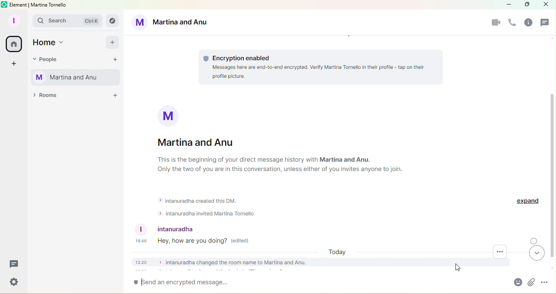 The width and height of the screenshot is (556, 294). Describe the element at coordinates (179, 229) in the screenshot. I see `Intanuradha` at that location.